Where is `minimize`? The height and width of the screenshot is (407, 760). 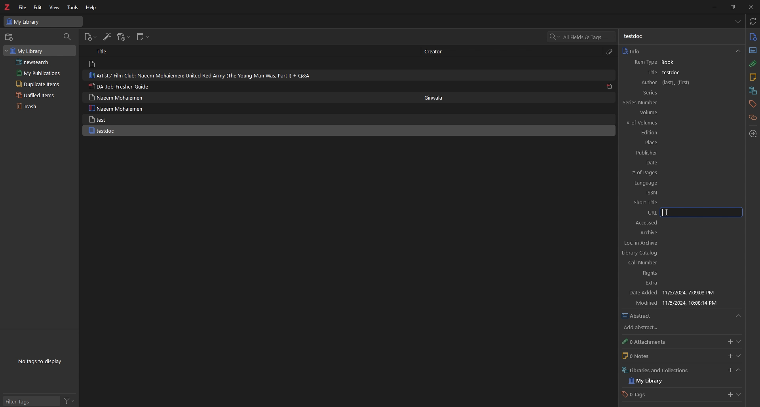
minimize is located at coordinates (714, 7).